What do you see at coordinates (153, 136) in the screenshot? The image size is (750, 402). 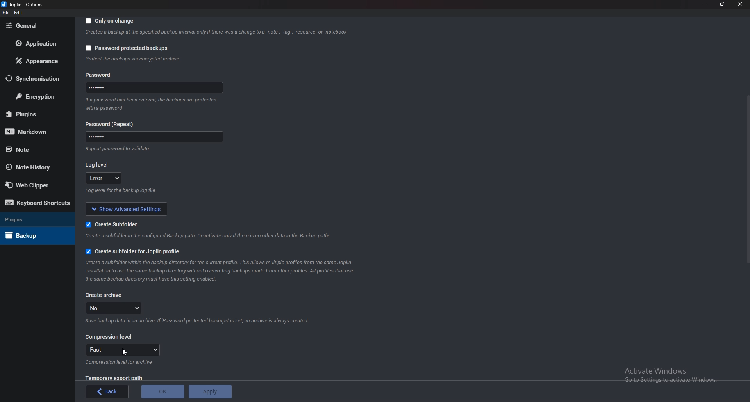 I see `Password` at bounding box center [153, 136].